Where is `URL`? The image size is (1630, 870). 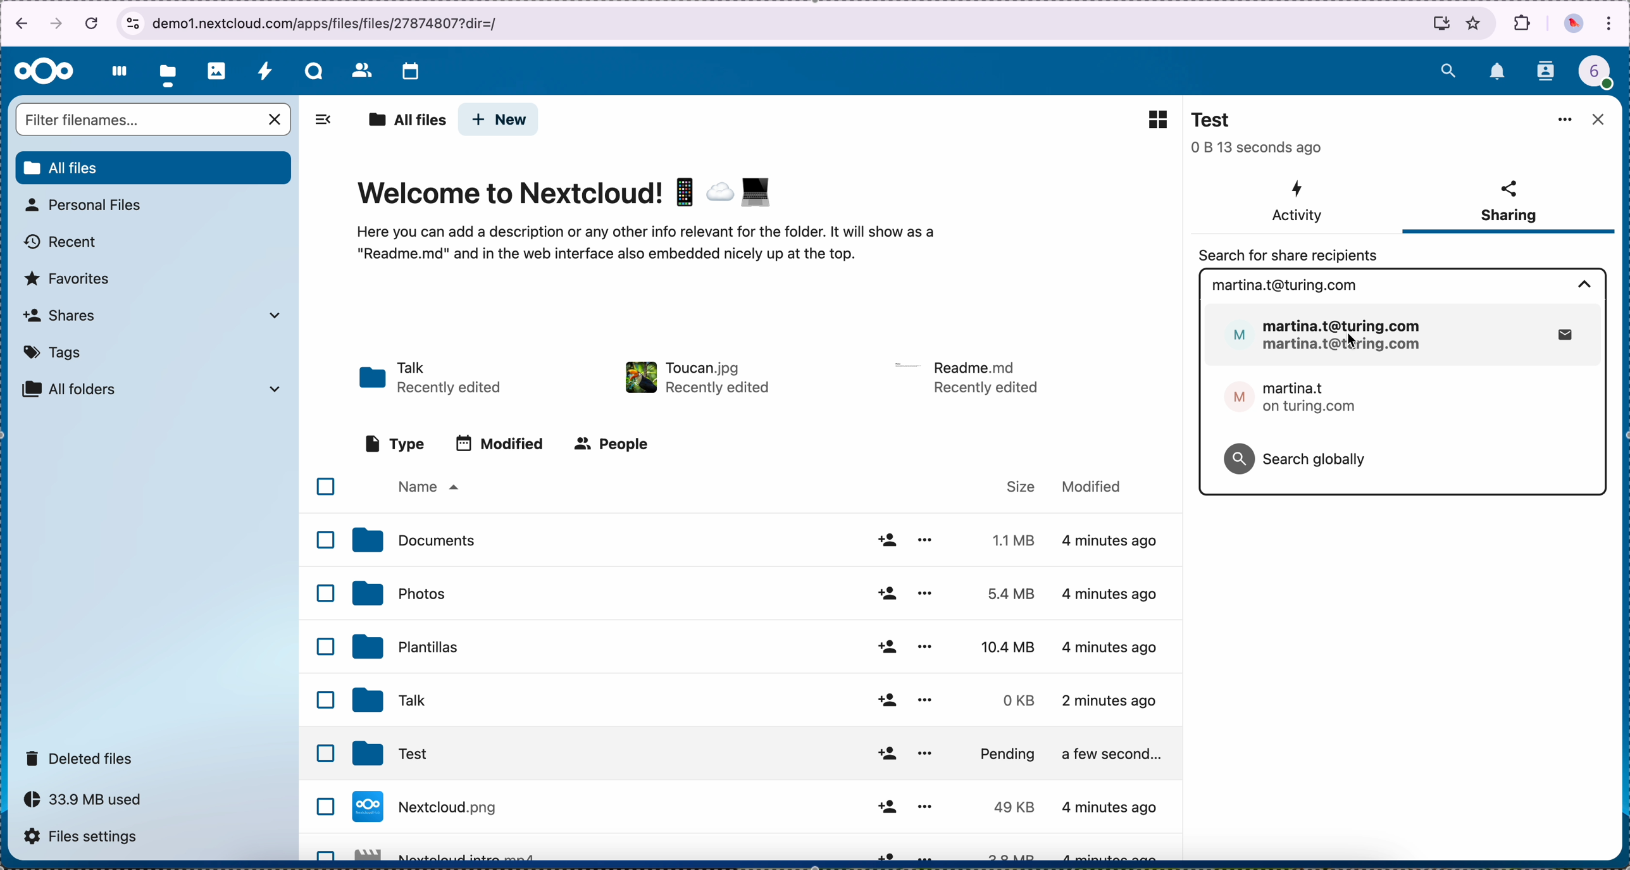
URL is located at coordinates (334, 22).